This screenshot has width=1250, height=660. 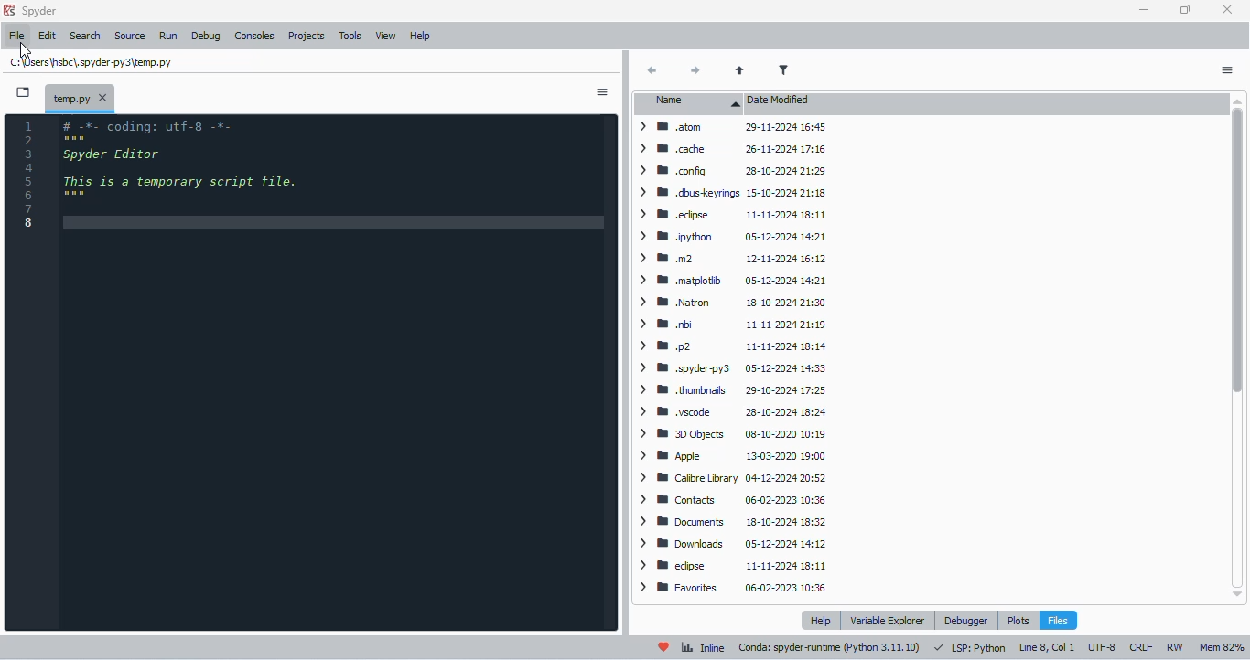 What do you see at coordinates (738, 70) in the screenshot?
I see `parent` at bounding box center [738, 70].